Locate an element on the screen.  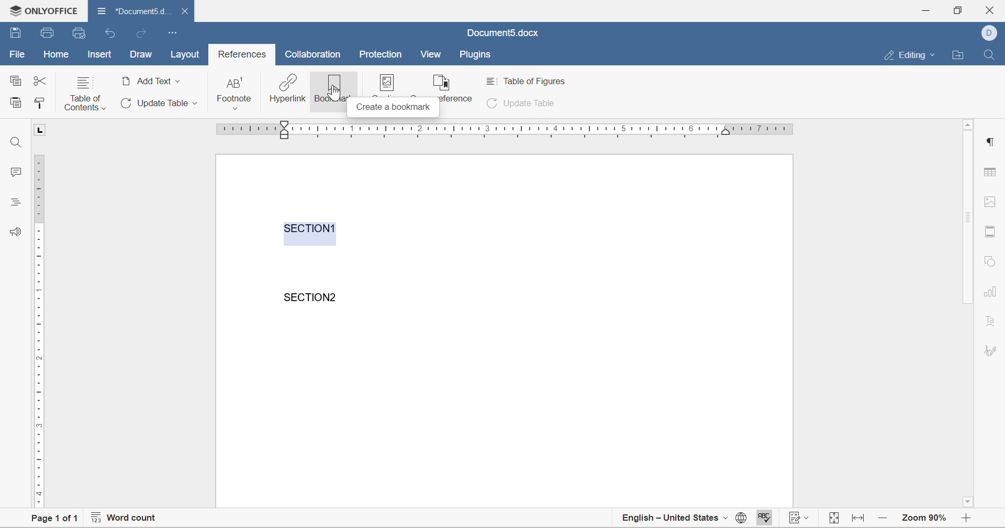
open file location is located at coordinates (960, 55).